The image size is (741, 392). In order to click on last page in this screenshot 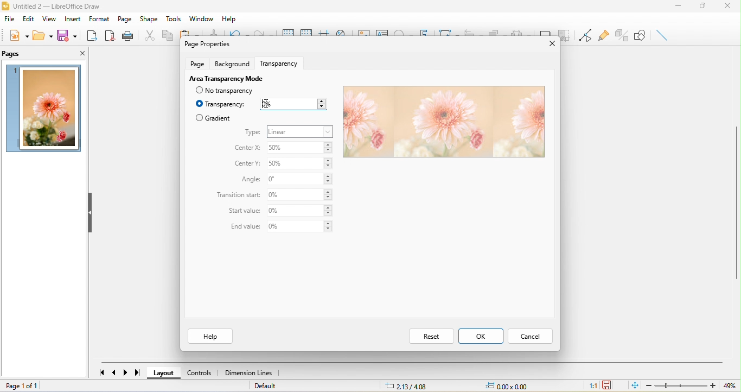, I will do `click(135, 372)`.